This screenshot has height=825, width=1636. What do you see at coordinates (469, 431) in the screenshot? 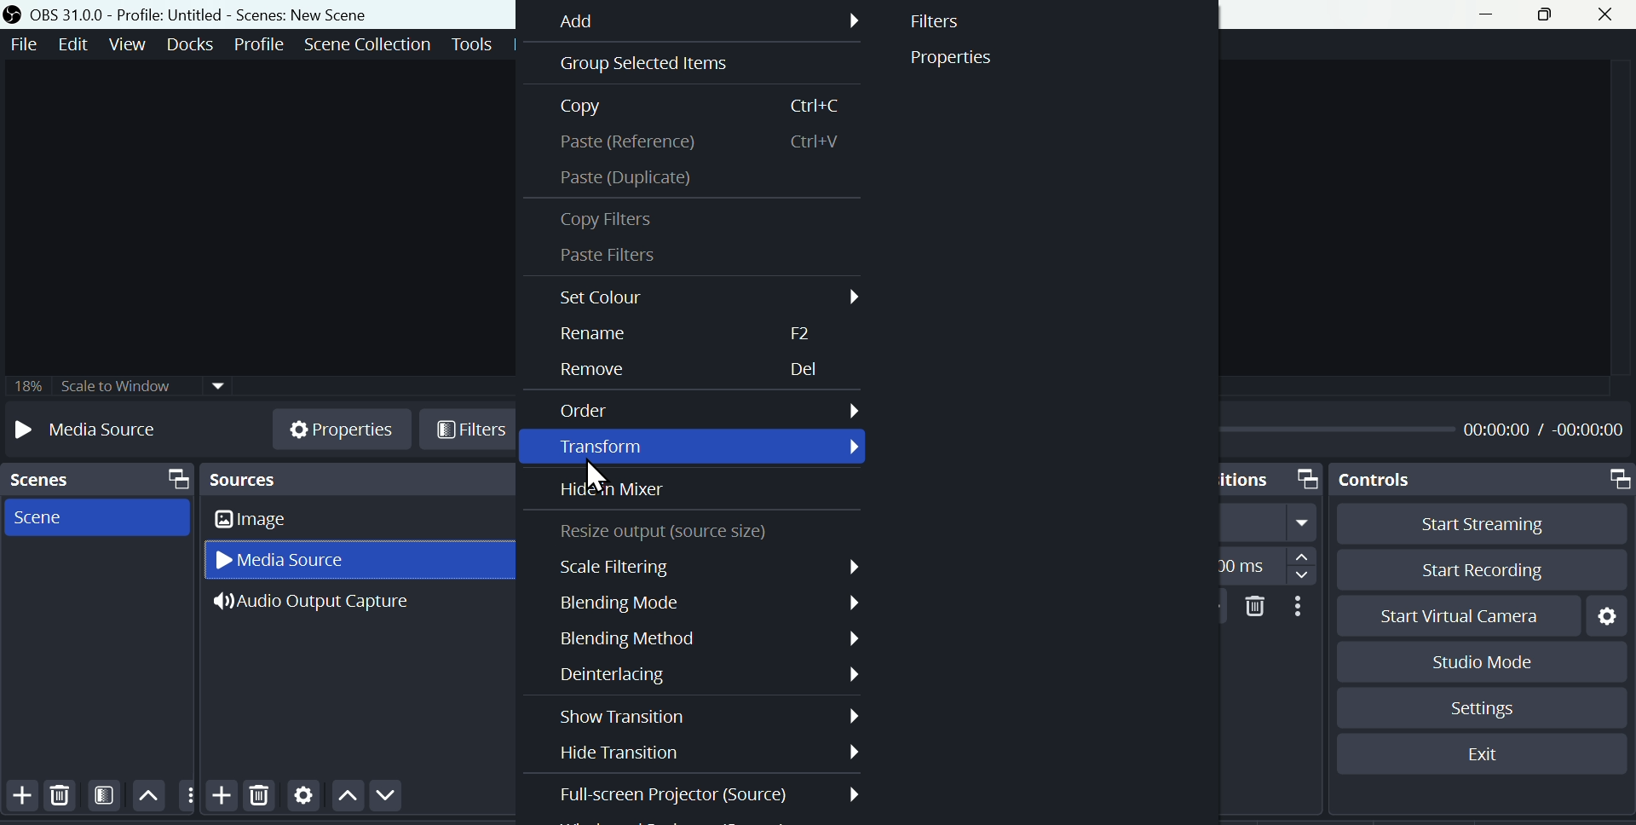
I see `filters` at bounding box center [469, 431].